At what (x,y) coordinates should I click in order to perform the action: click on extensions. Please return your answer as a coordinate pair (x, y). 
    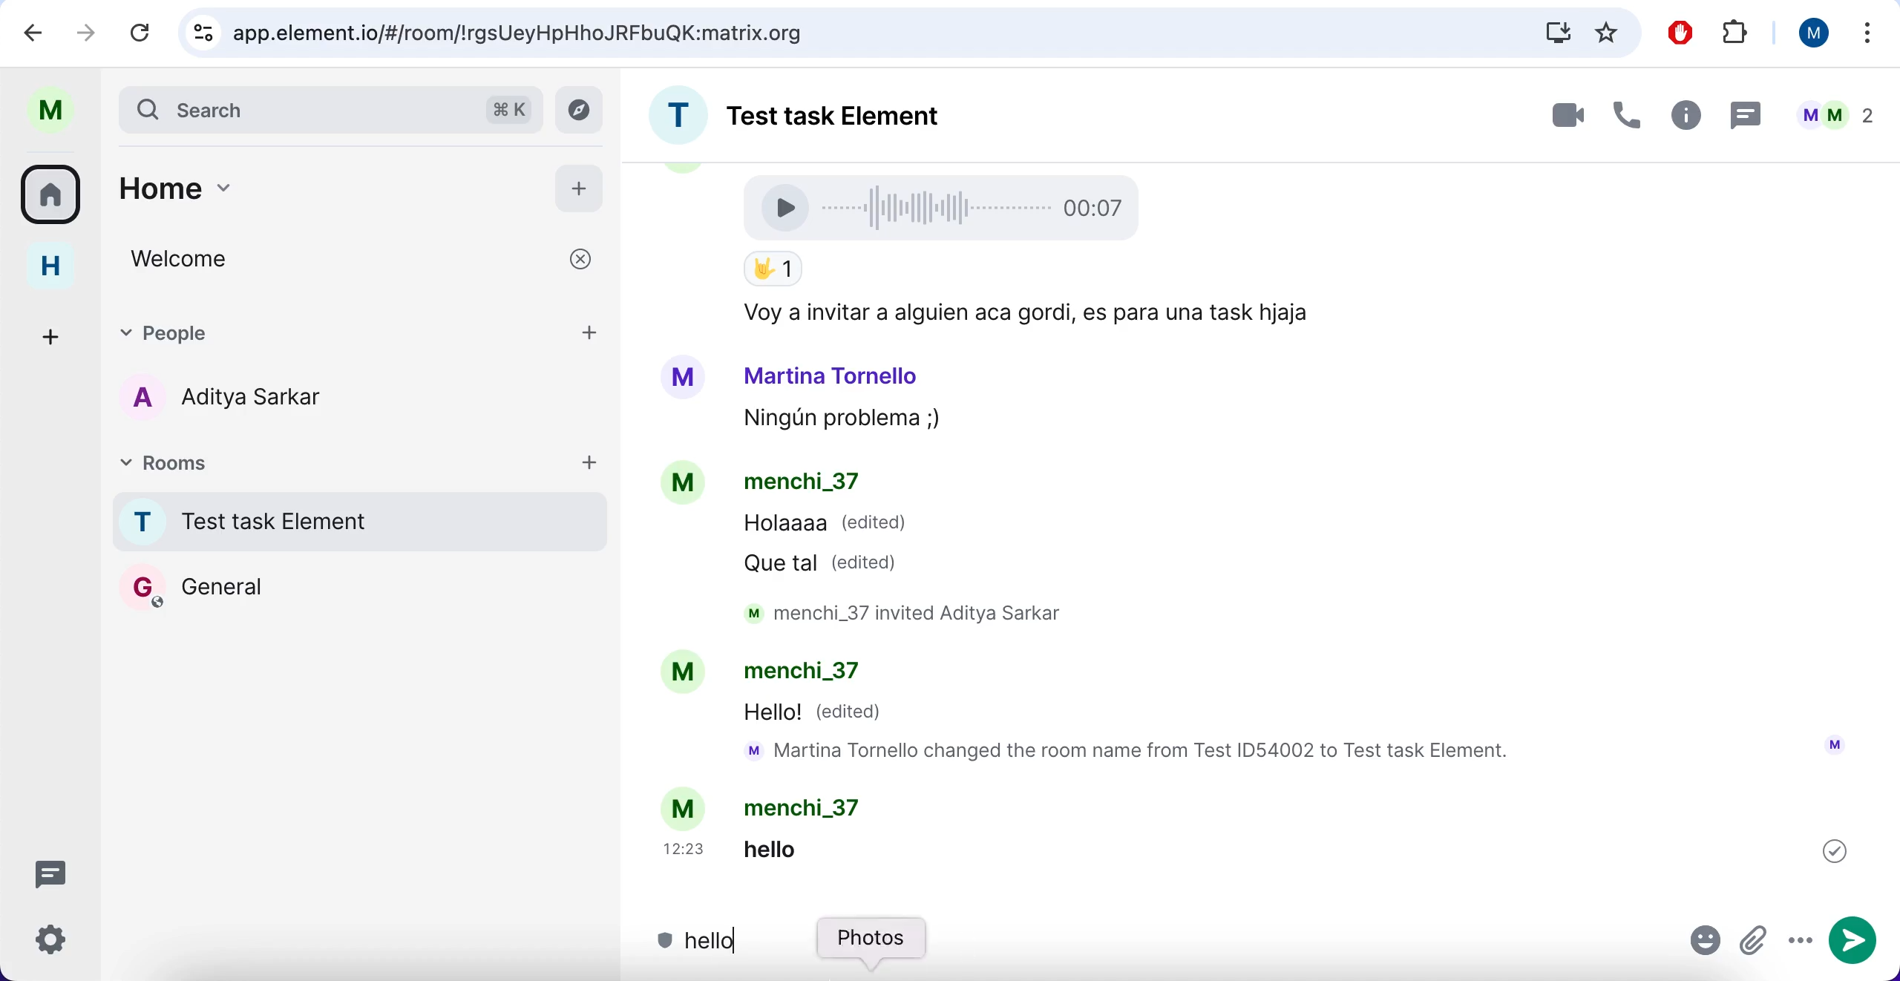
    Looking at the image, I should click on (1738, 34).